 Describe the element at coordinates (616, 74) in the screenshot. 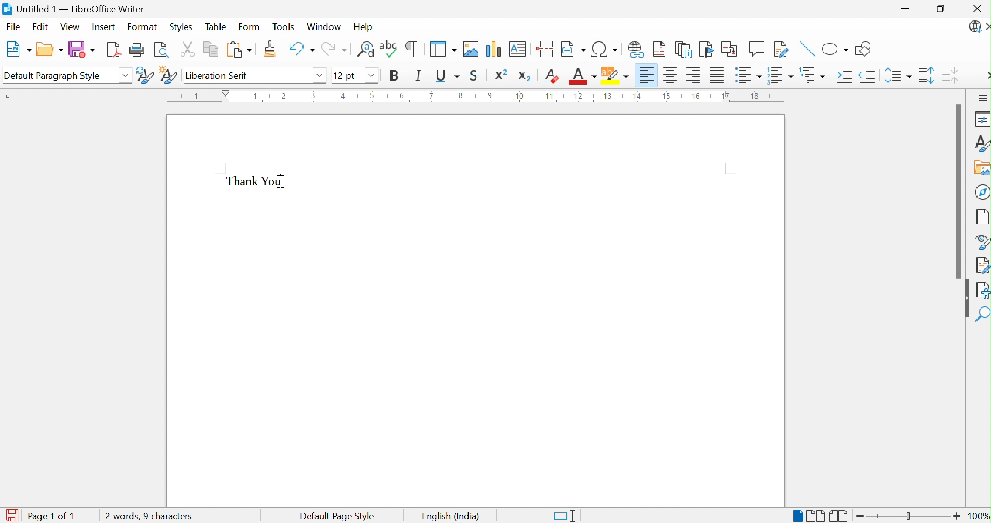

I see `Character Highlighting Color` at that location.